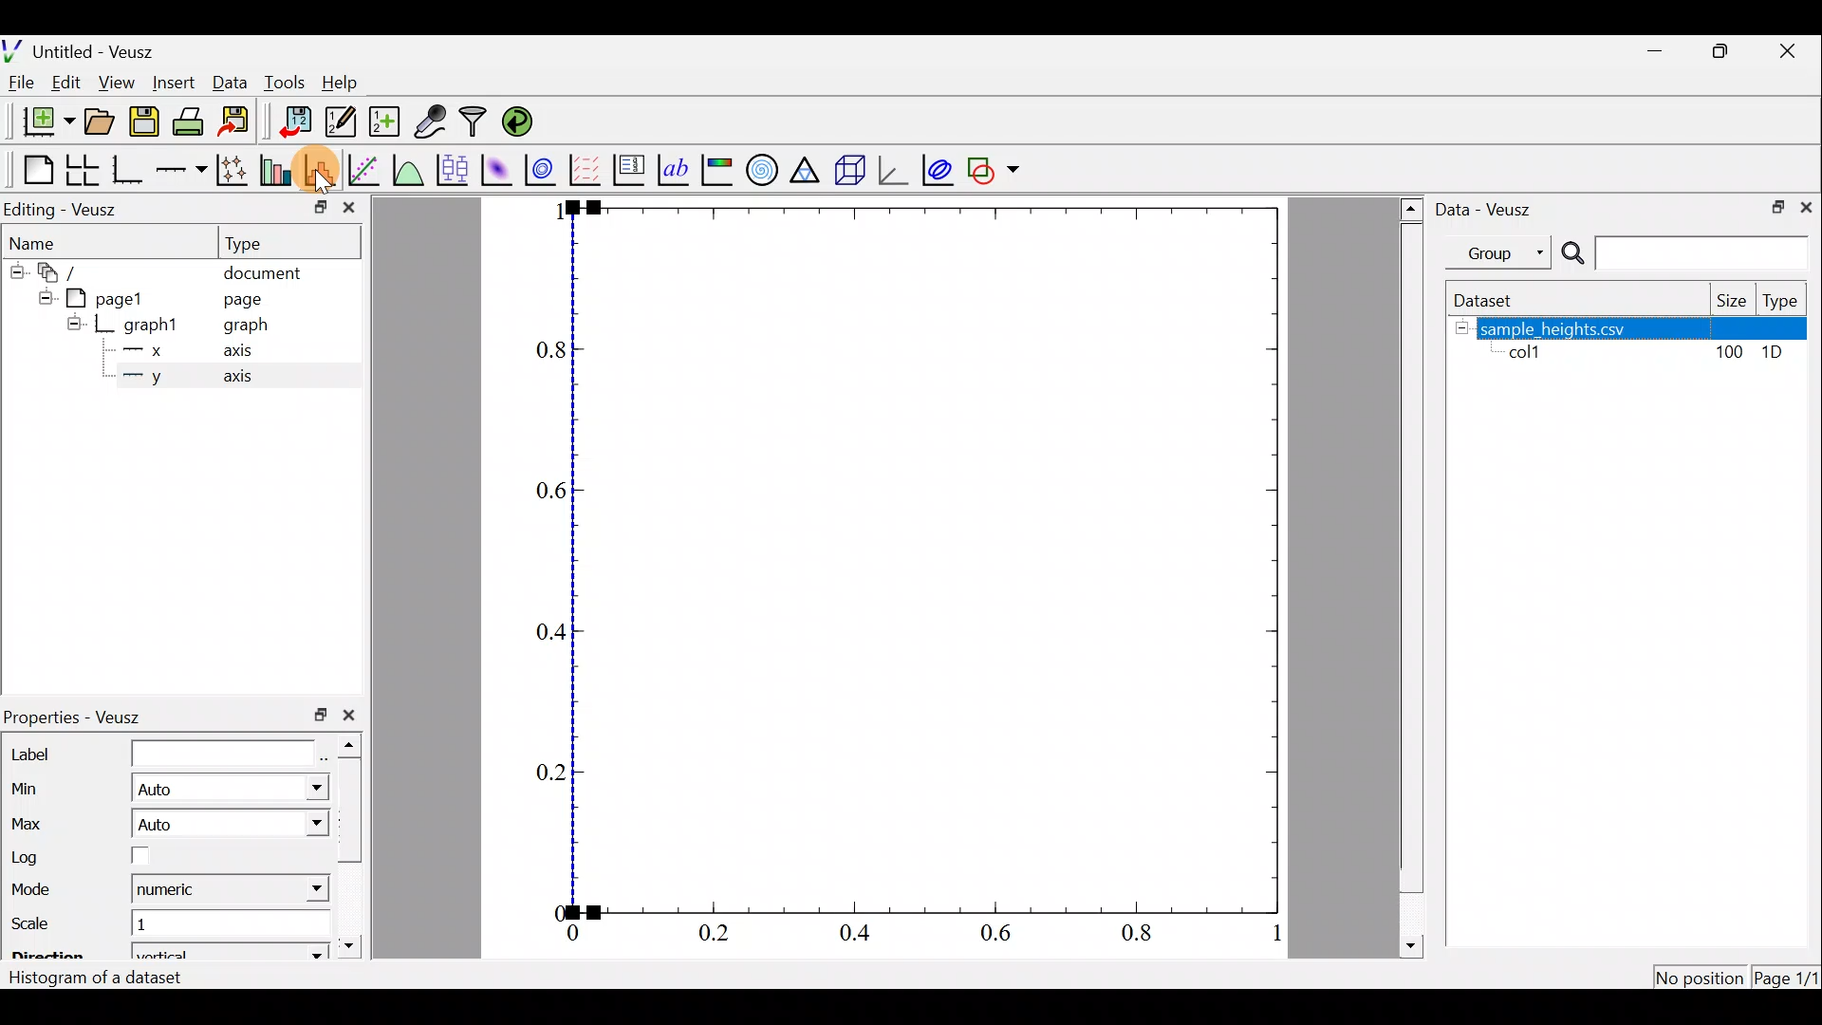  Describe the element at coordinates (586, 170) in the screenshot. I see `plot a vector field` at that location.